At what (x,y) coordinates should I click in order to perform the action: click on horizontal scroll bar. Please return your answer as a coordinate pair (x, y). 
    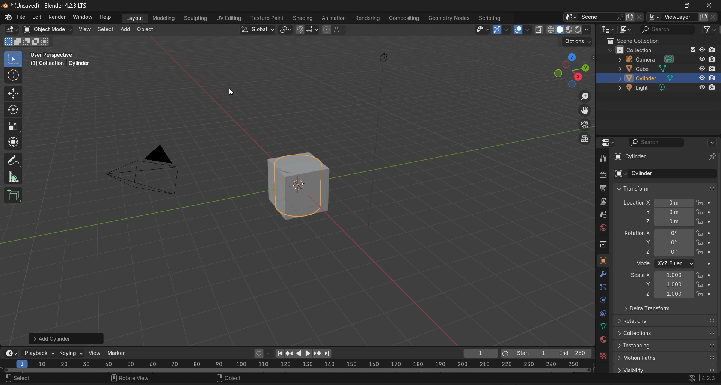
    Looking at the image, I should click on (297, 370).